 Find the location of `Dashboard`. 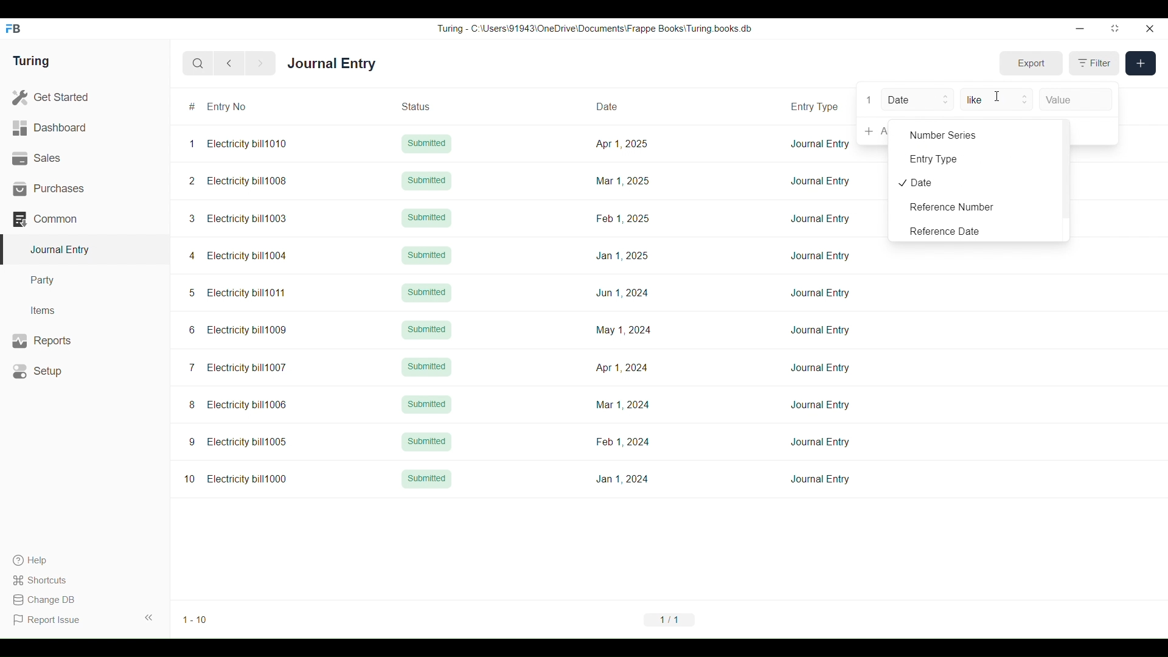

Dashboard is located at coordinates (85, 128).